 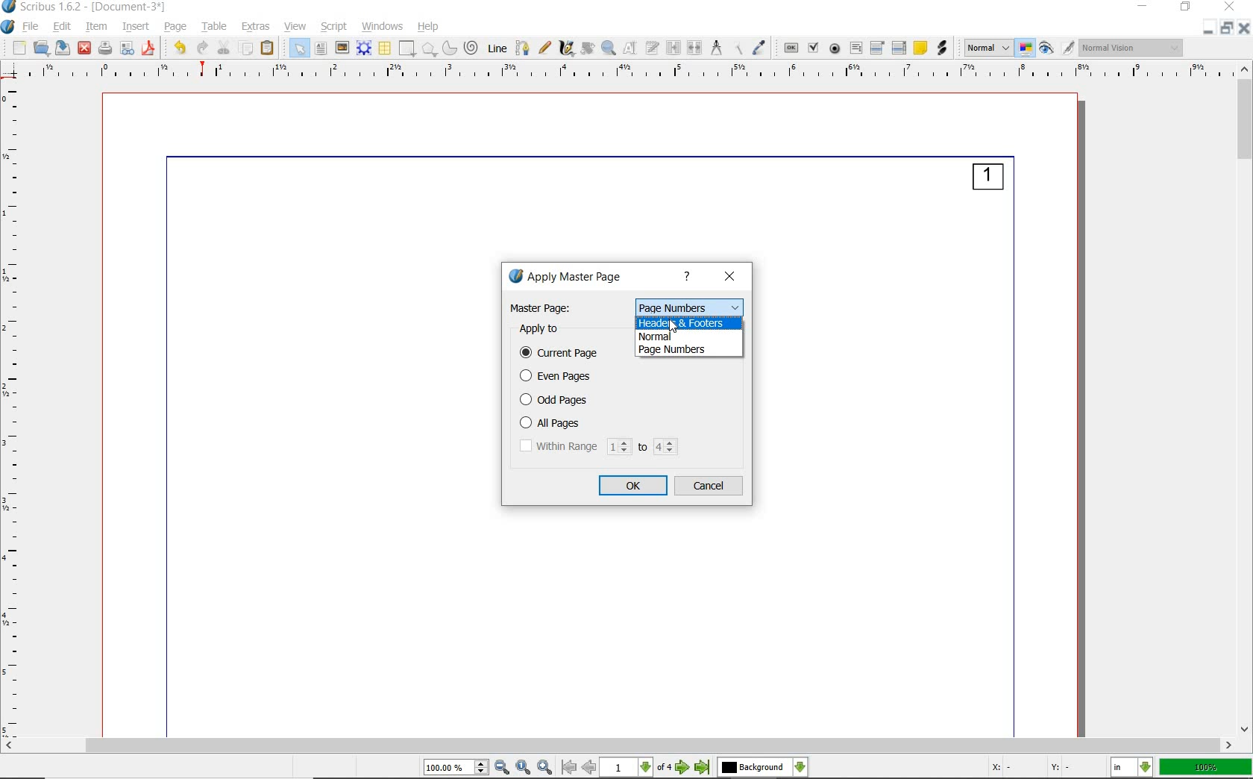 What do you see at coordinates (900, 48) in the screenshot?
I see `pdf list box` at bounding box center [900, 48].